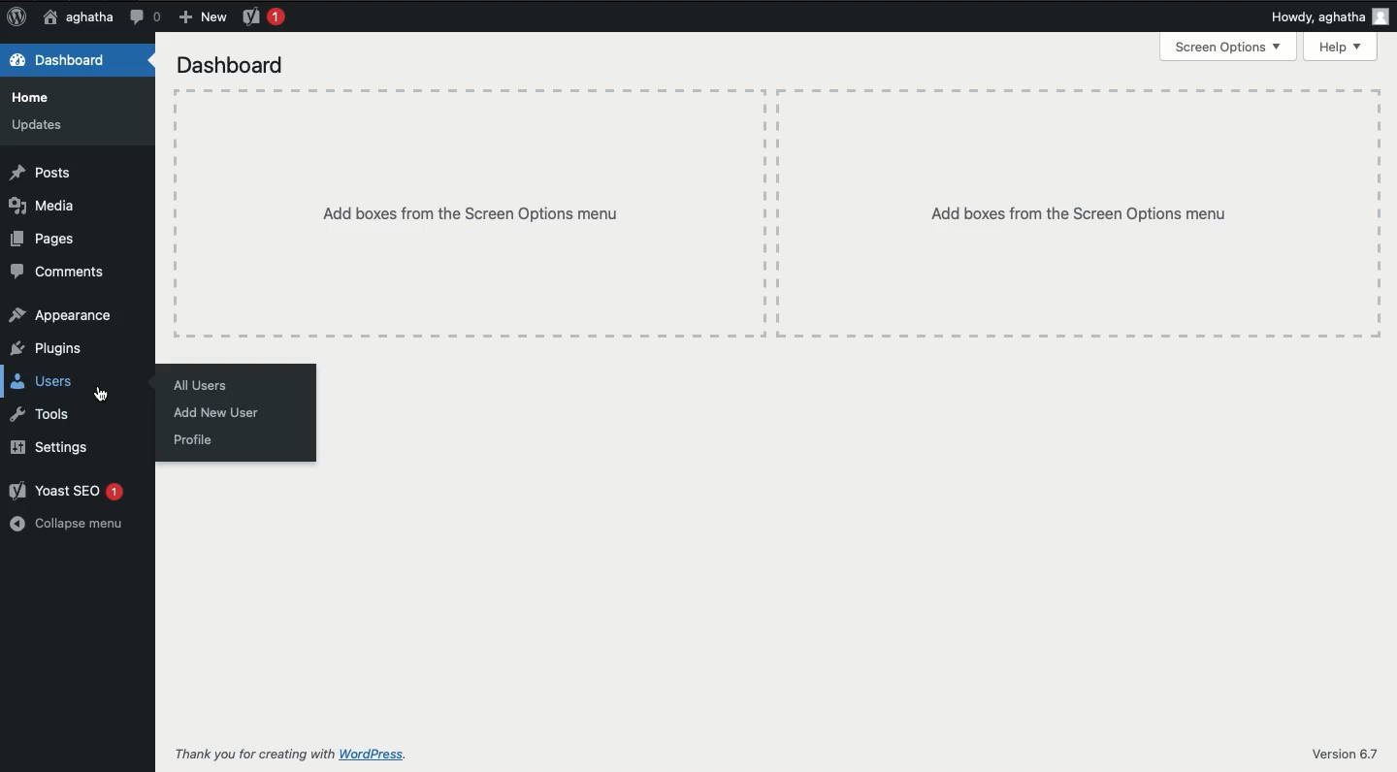 This screenshot has width=1397, height=772. Describe the element at coordinates (204, 384) in the screenshot. I see `All users` at that location.